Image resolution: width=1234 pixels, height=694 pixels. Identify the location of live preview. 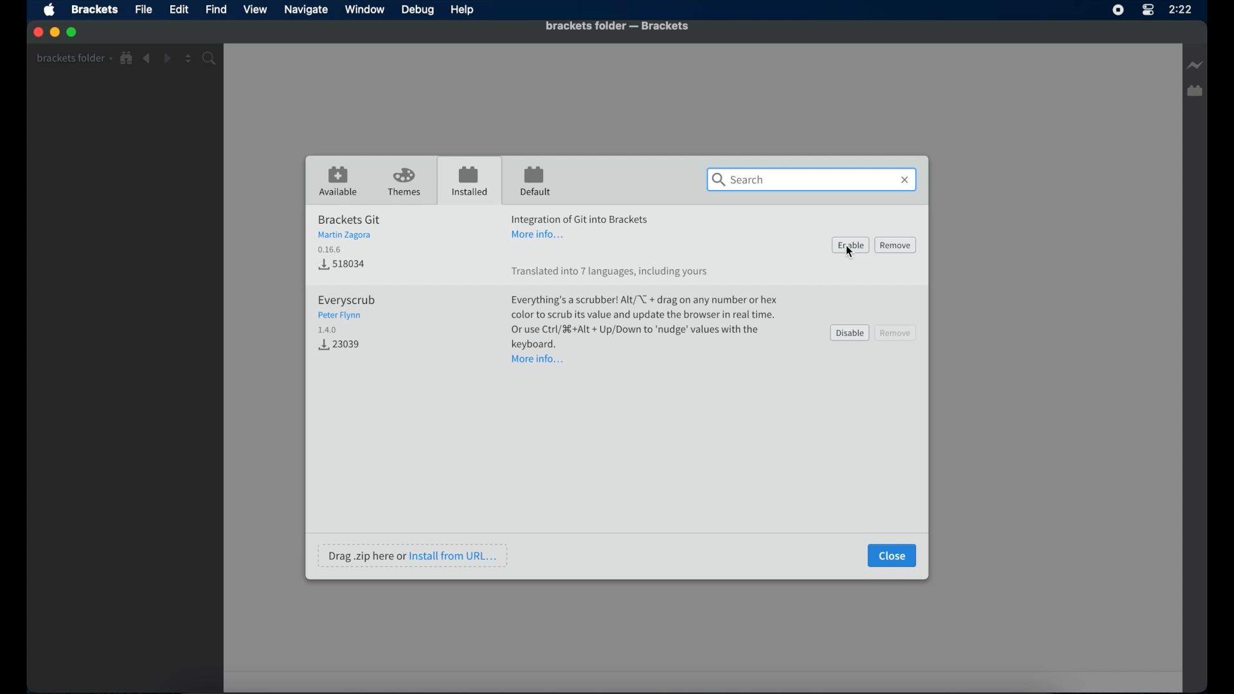
(1194, 65).